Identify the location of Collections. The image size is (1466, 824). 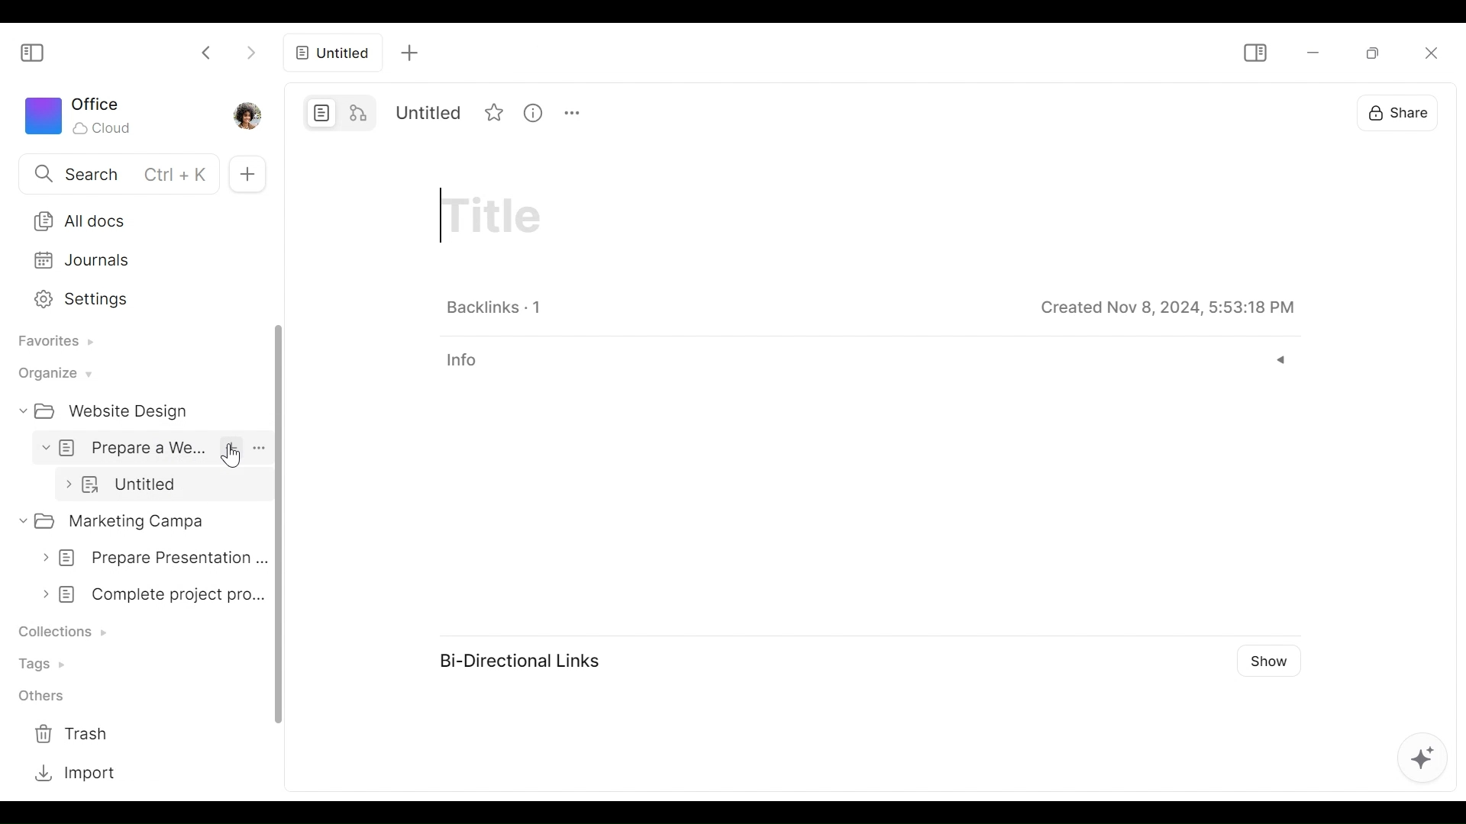
(66, 632).